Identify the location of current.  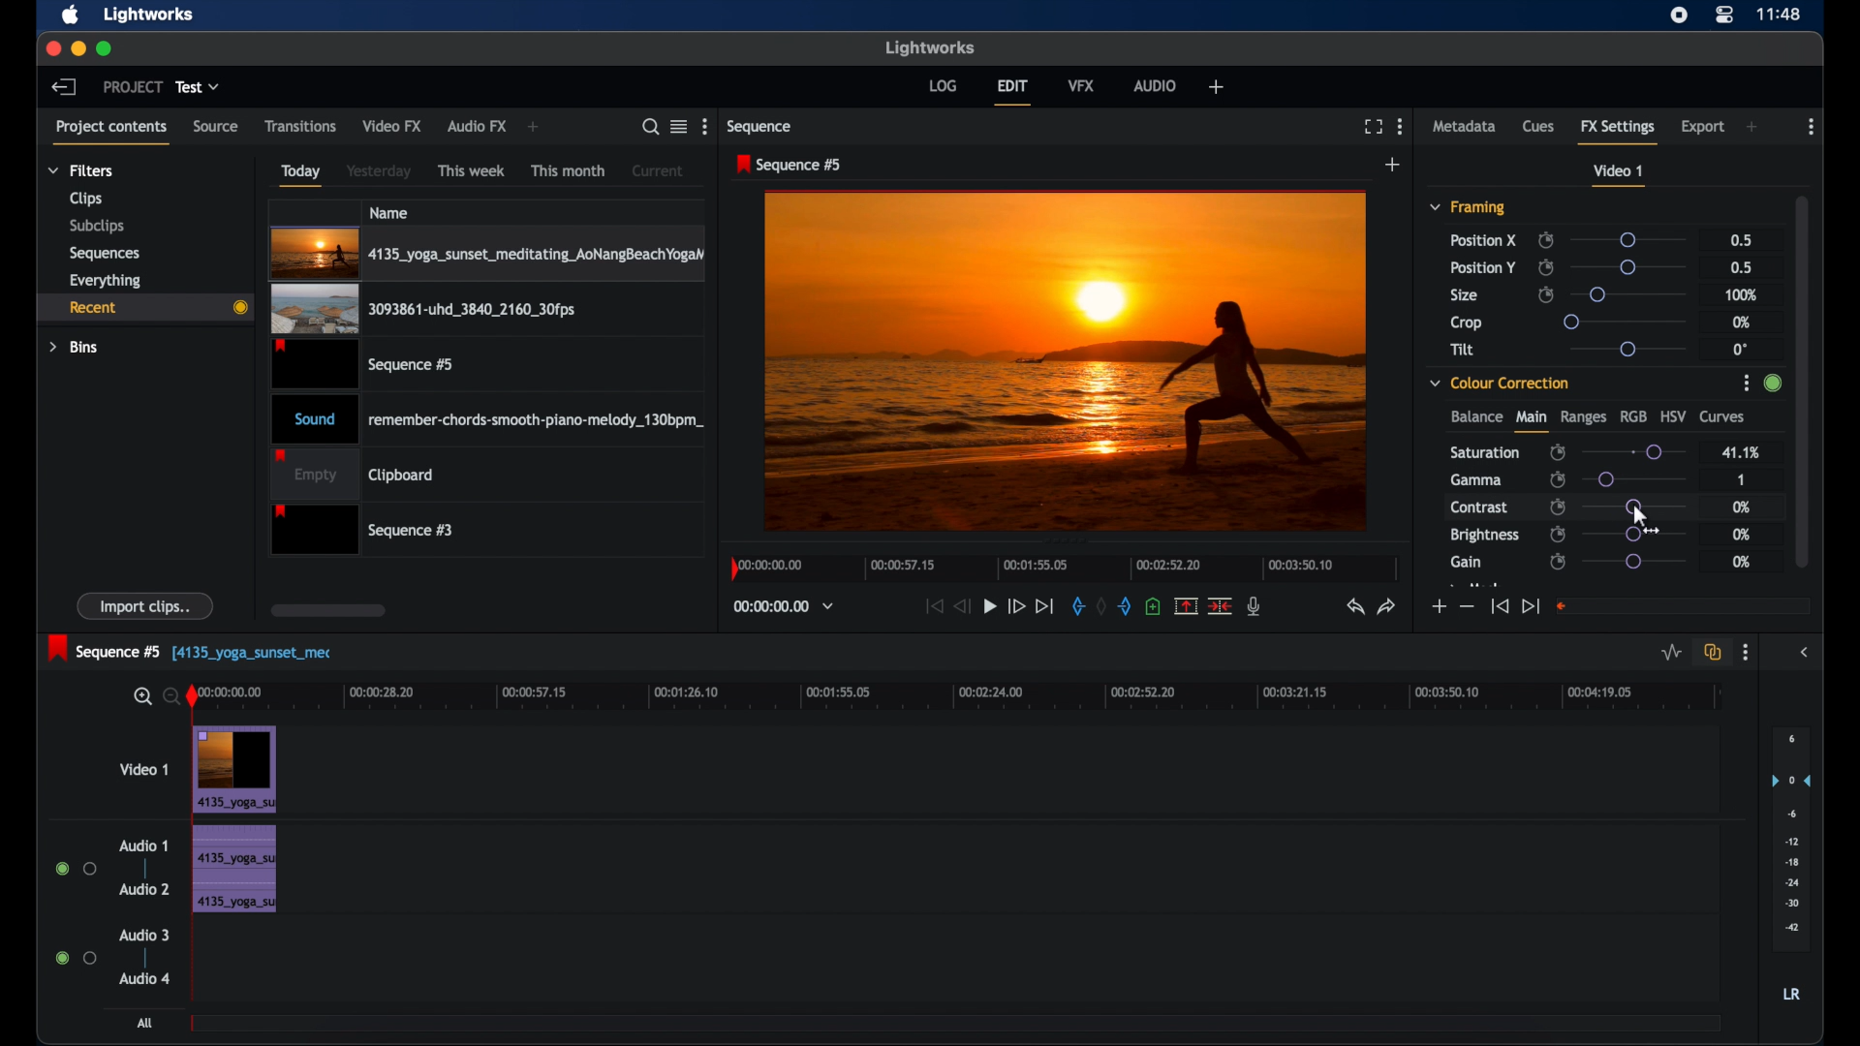
(658, 169).